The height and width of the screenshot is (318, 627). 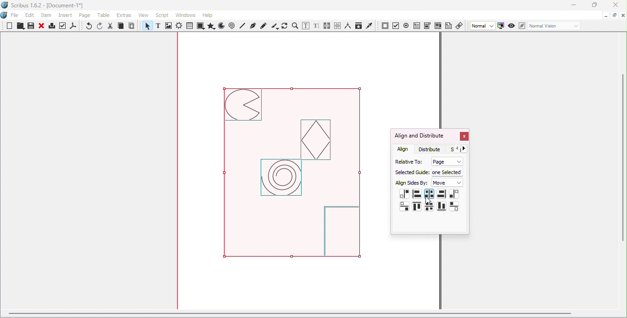 I want to click on Align bottoms, so click(x=441, y=206).